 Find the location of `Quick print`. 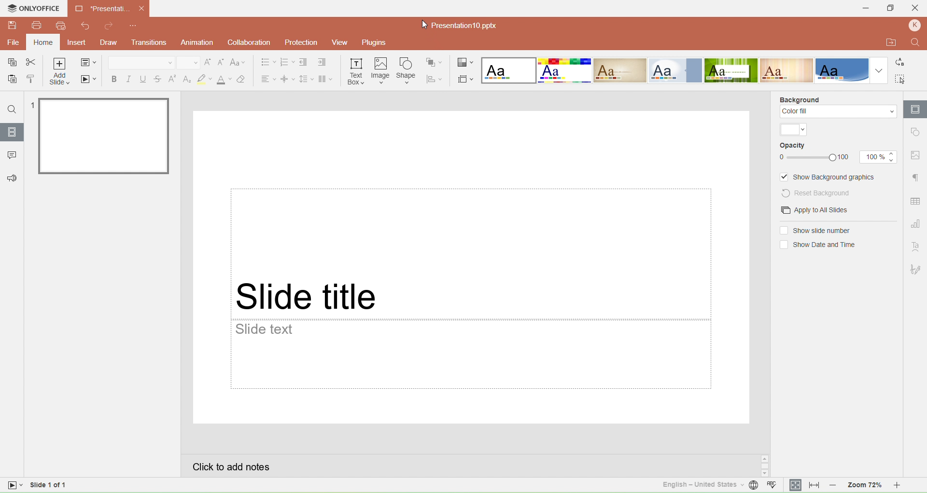

Quick print is located at coordinates (60, 26).